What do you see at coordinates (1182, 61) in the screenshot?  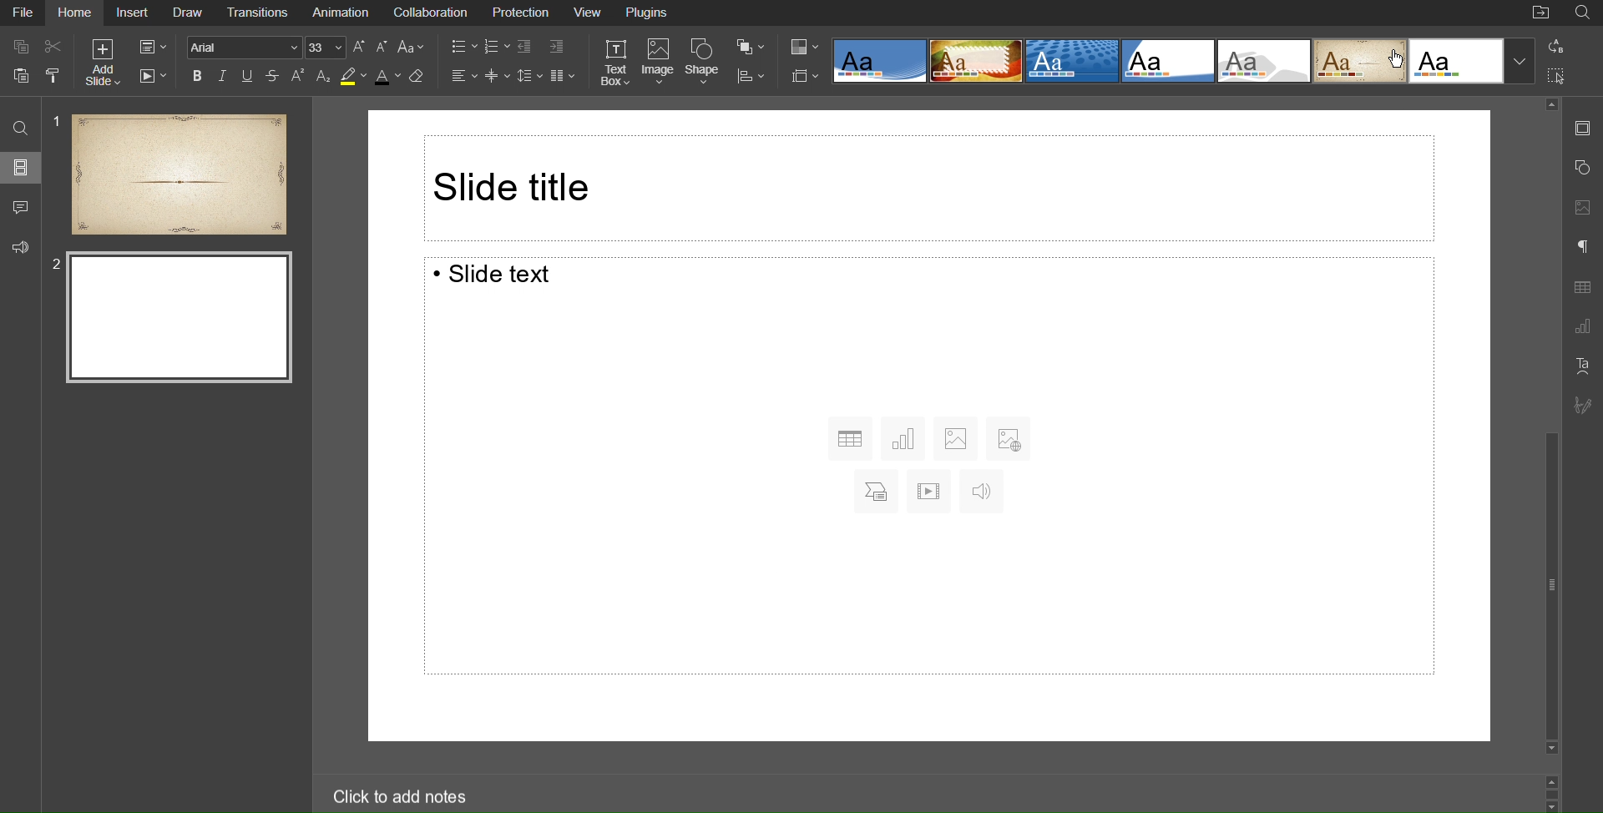 I see `Templates` at bounding box center [1182, 61].